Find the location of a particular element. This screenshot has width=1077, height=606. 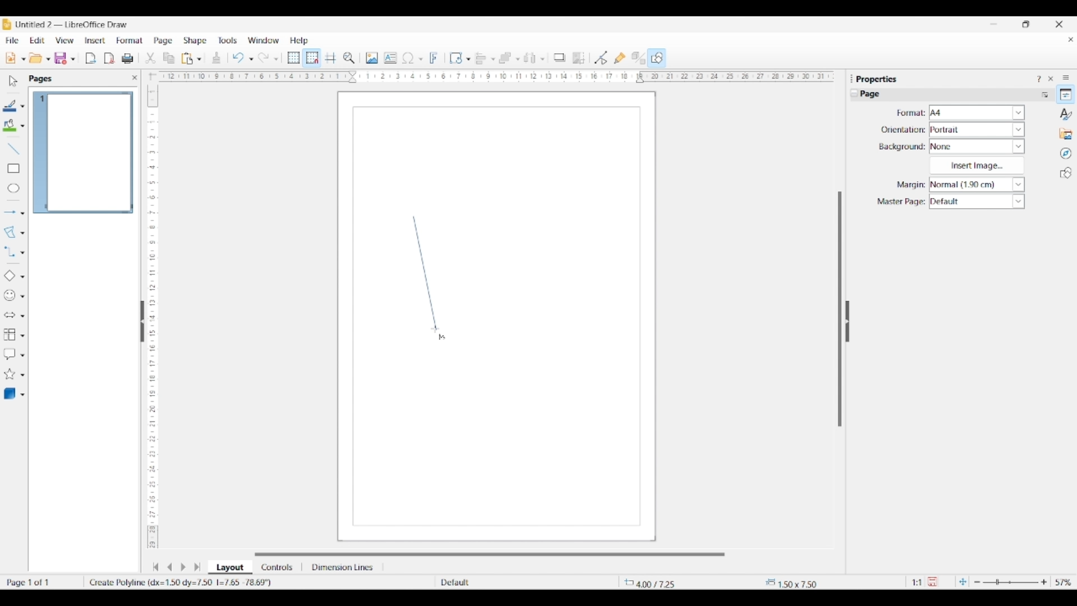

Hide left sidebar is located at coordinates (142, 322).